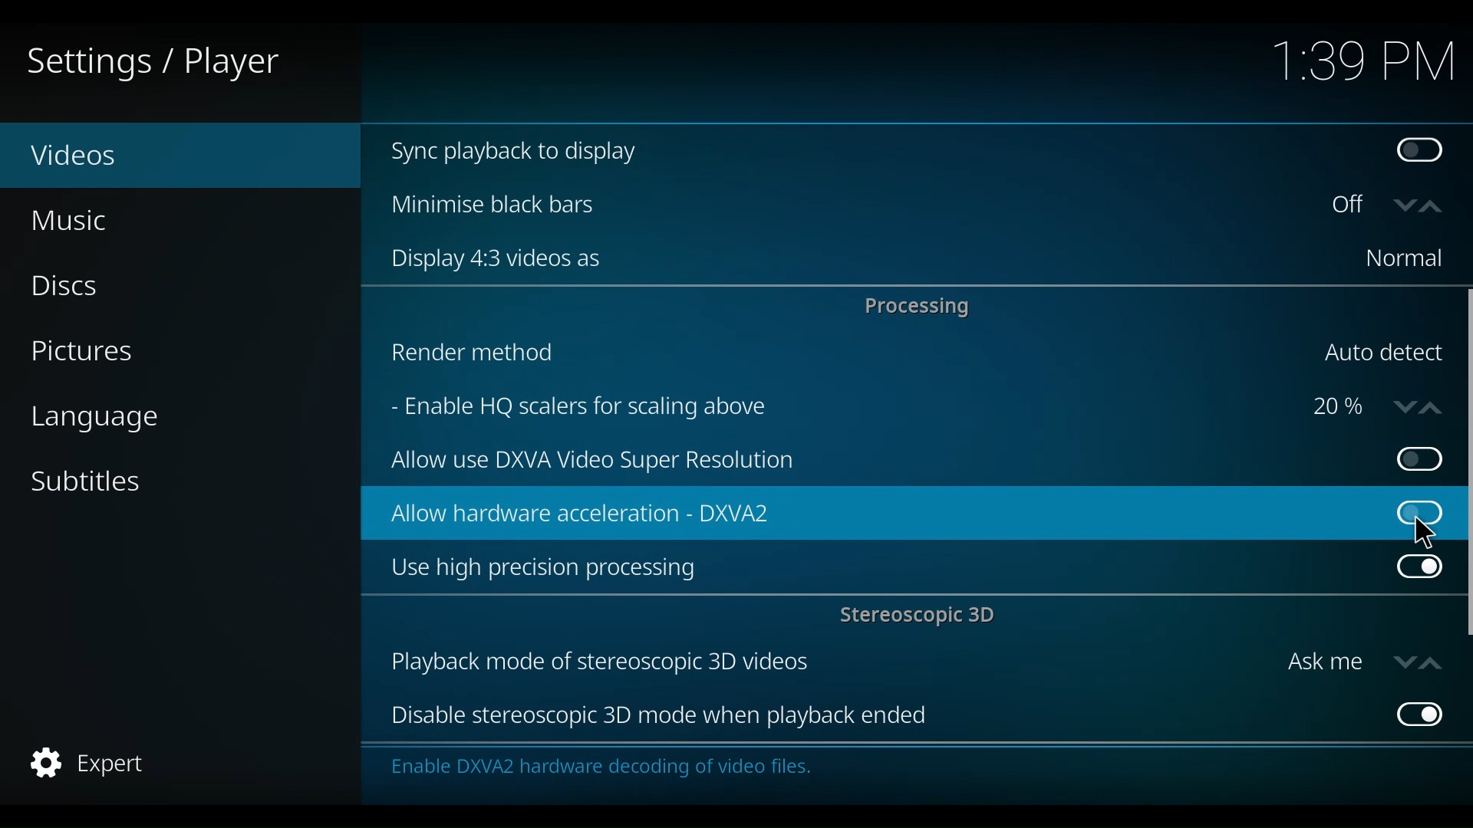  Describe the element at coordinates (1402, 661) in the screenshot. I see `down` at that location.